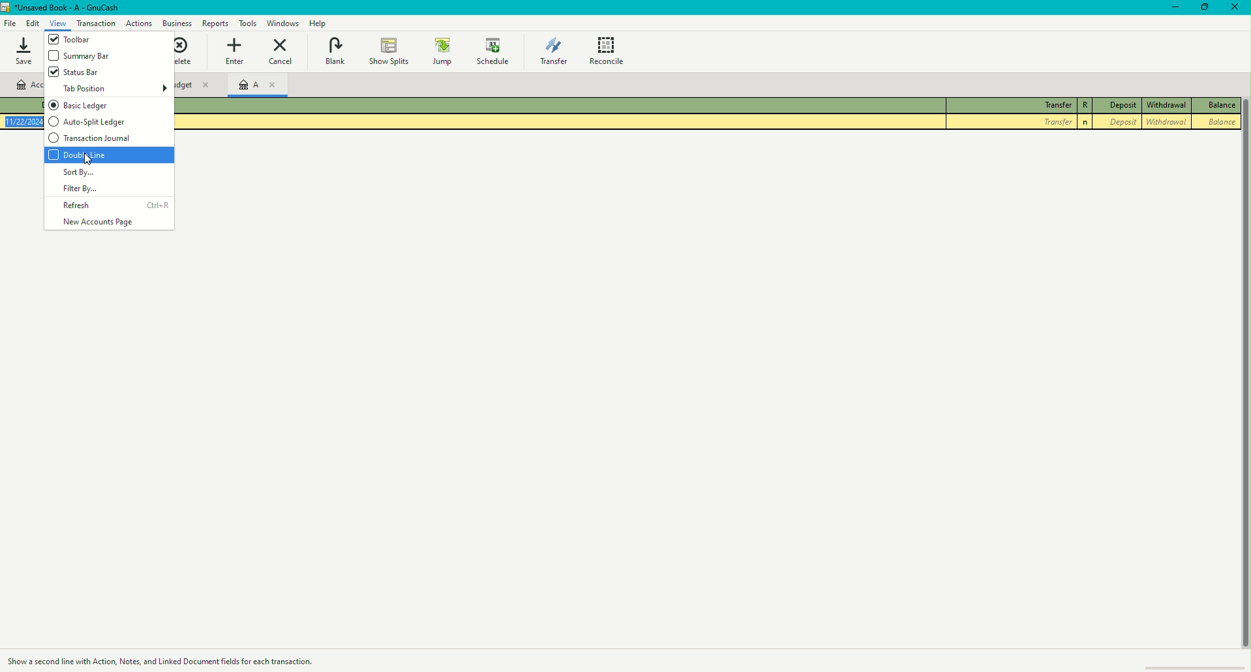  I want to click on Help, so click(320, 23).